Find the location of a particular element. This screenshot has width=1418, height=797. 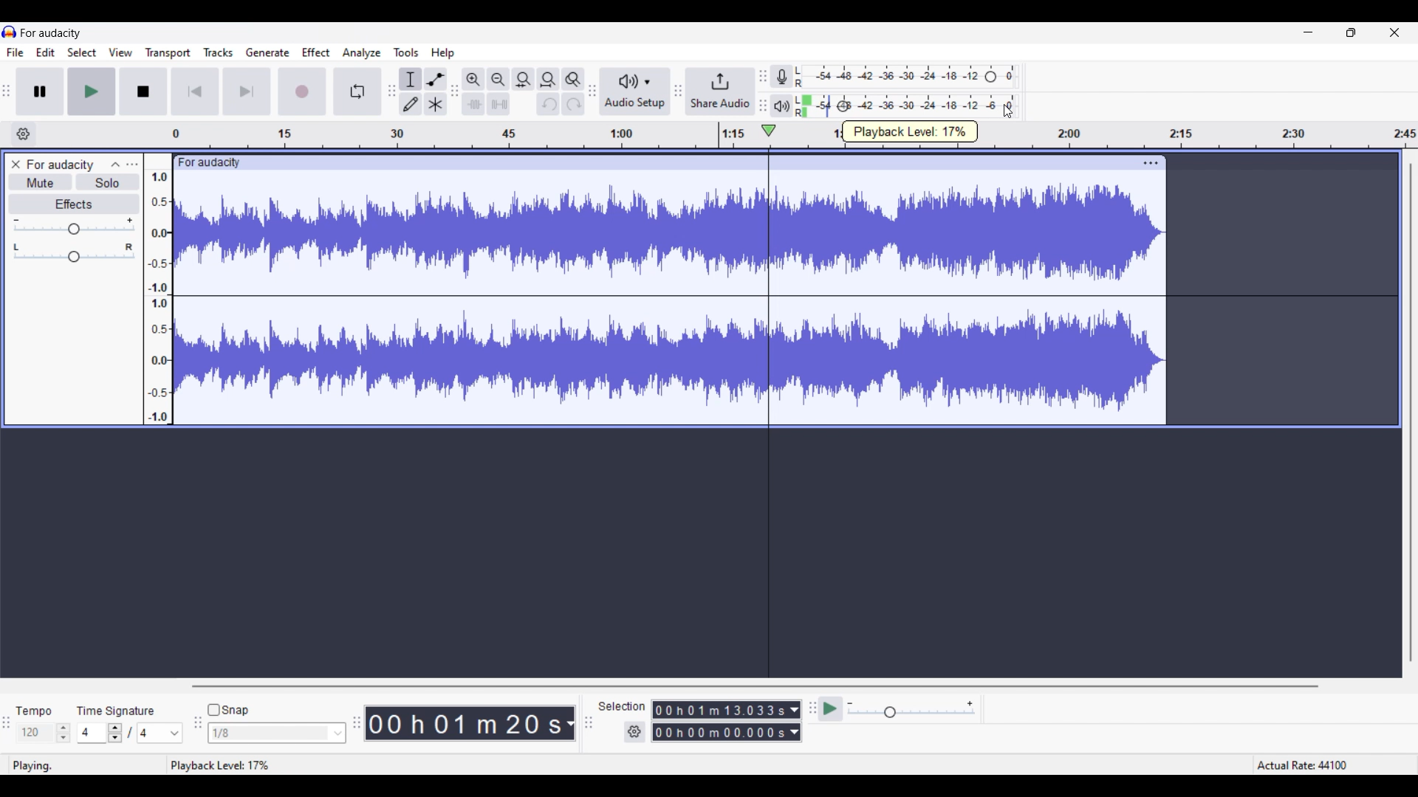

Help menu is located at coordinates (442, 53).